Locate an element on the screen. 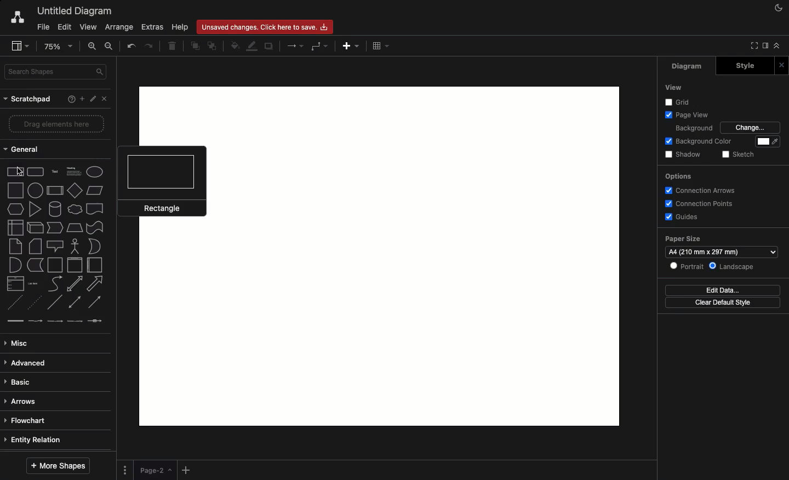 The image size is (789, 480). or is located at coordinates (97, 246).